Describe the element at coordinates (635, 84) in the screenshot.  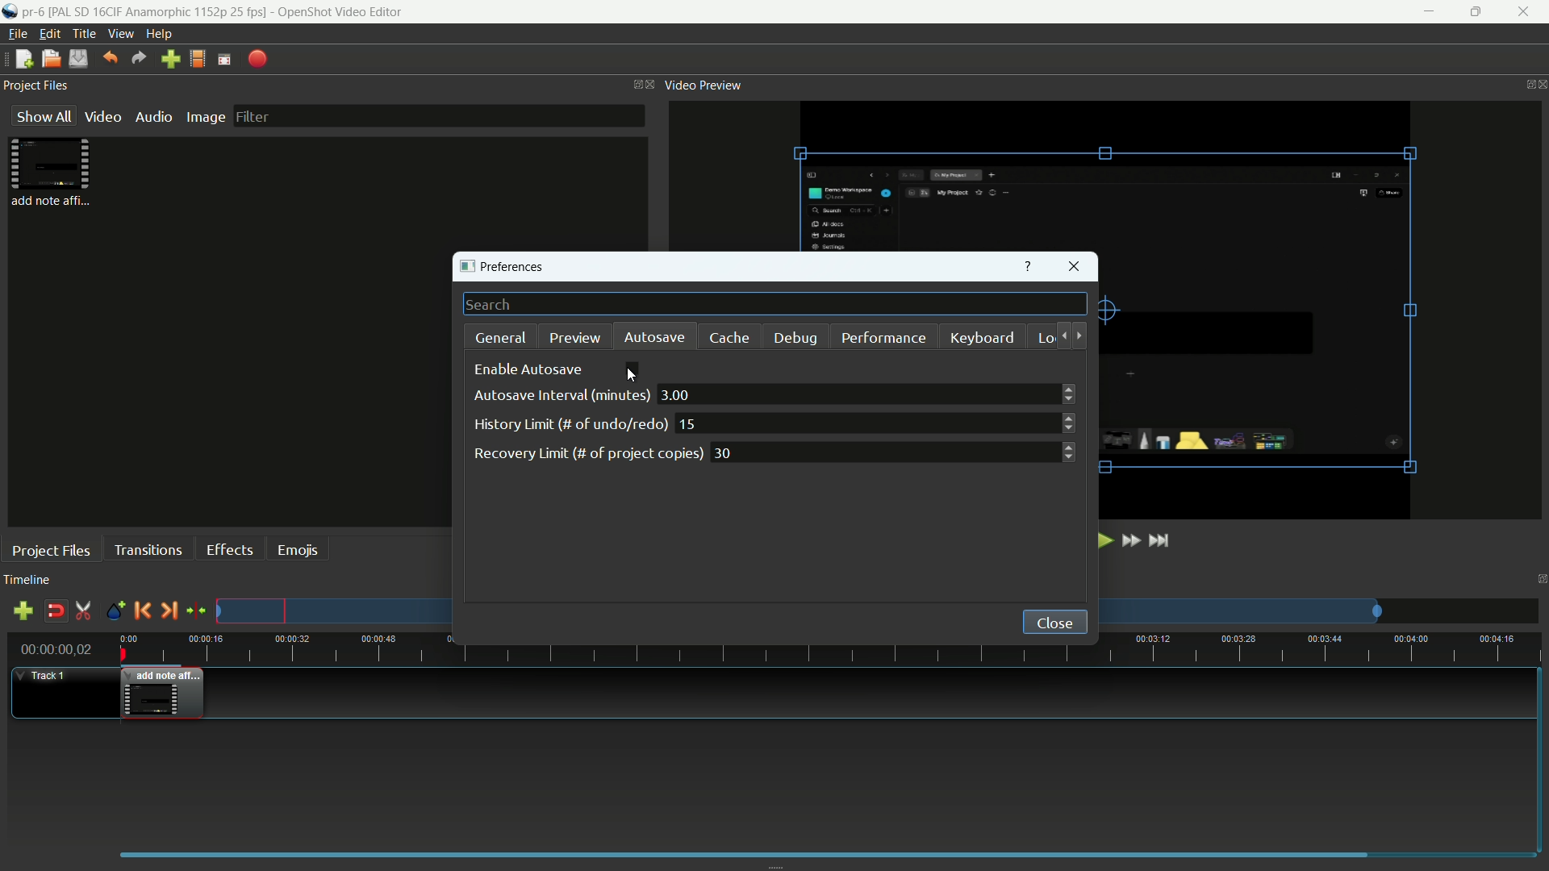
I see `change layout` at that location.